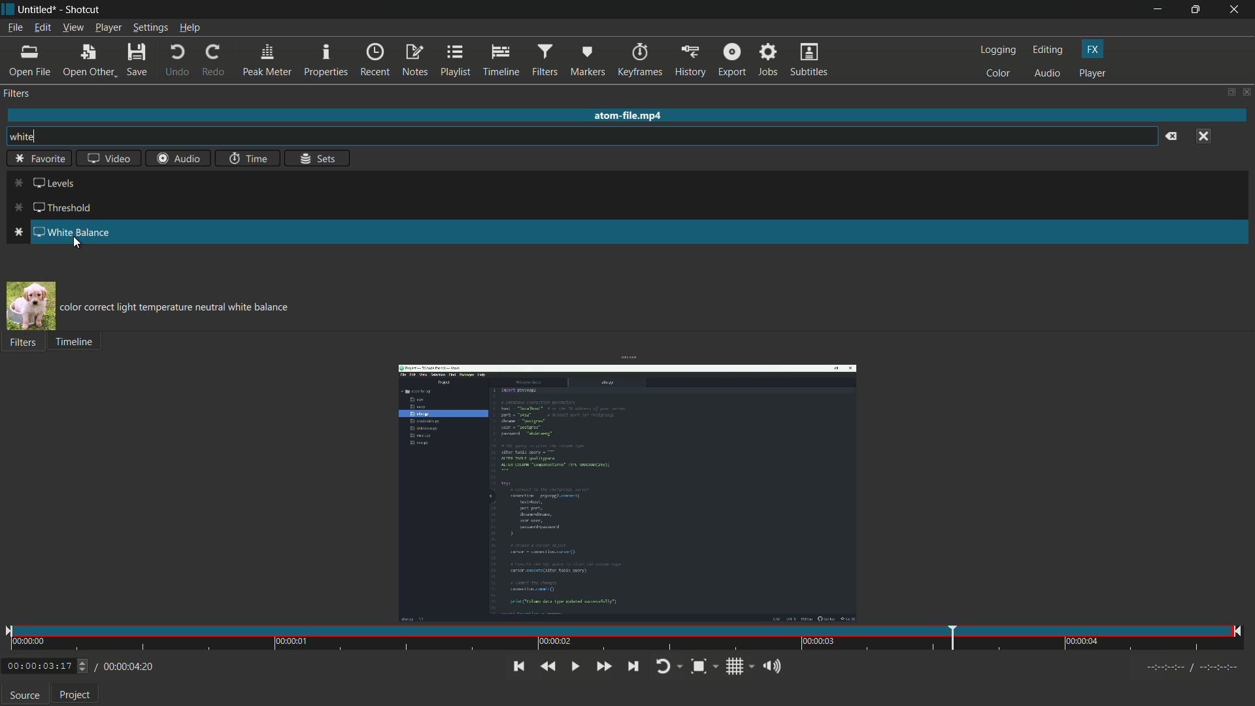 This screenshot has width=1255, height=706. I want to click on change layout, so click(1230, 93).